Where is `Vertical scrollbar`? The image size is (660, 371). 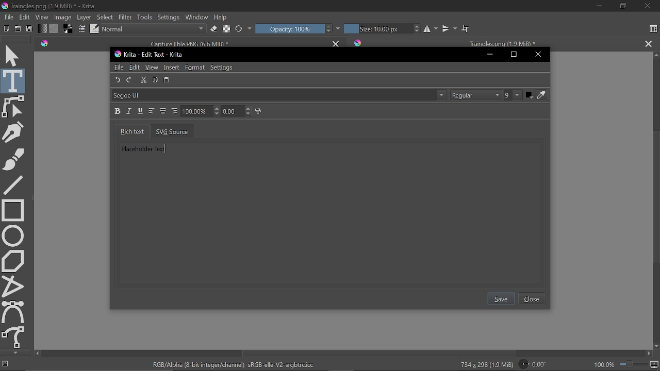 Vertical scrollbar is located at coordinates (655, 198).